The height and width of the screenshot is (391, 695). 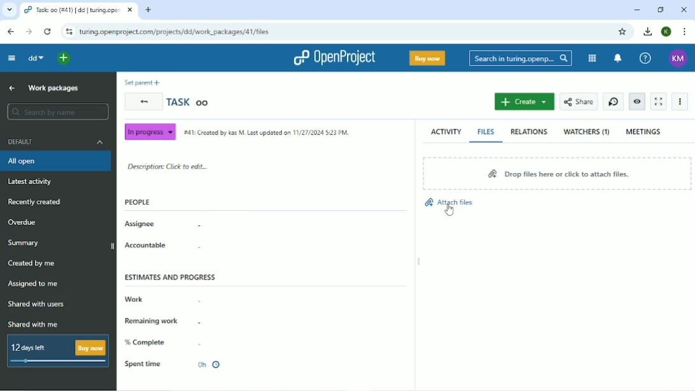 What do you see at coordinates (612, 101) in the screenshot?
I see `Set new timer` at bounding box center [612, 101].